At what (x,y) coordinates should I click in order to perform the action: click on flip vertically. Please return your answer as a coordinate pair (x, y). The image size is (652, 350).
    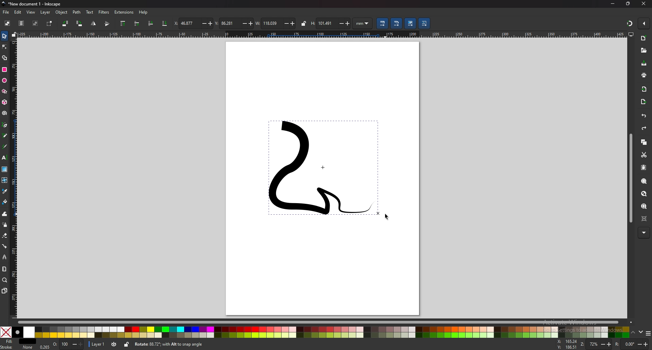
    Looking at the image, I should click on (93, 24).